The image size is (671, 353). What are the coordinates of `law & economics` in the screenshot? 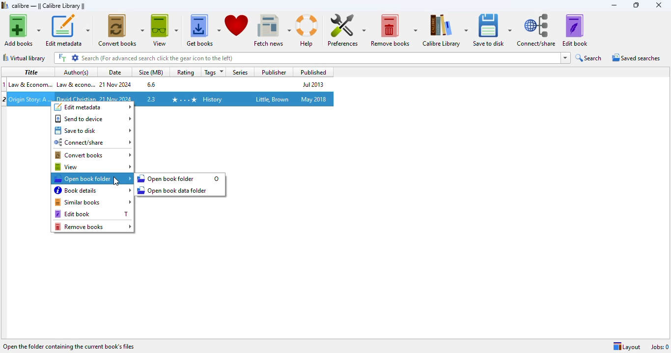 It's located at (75, 84).